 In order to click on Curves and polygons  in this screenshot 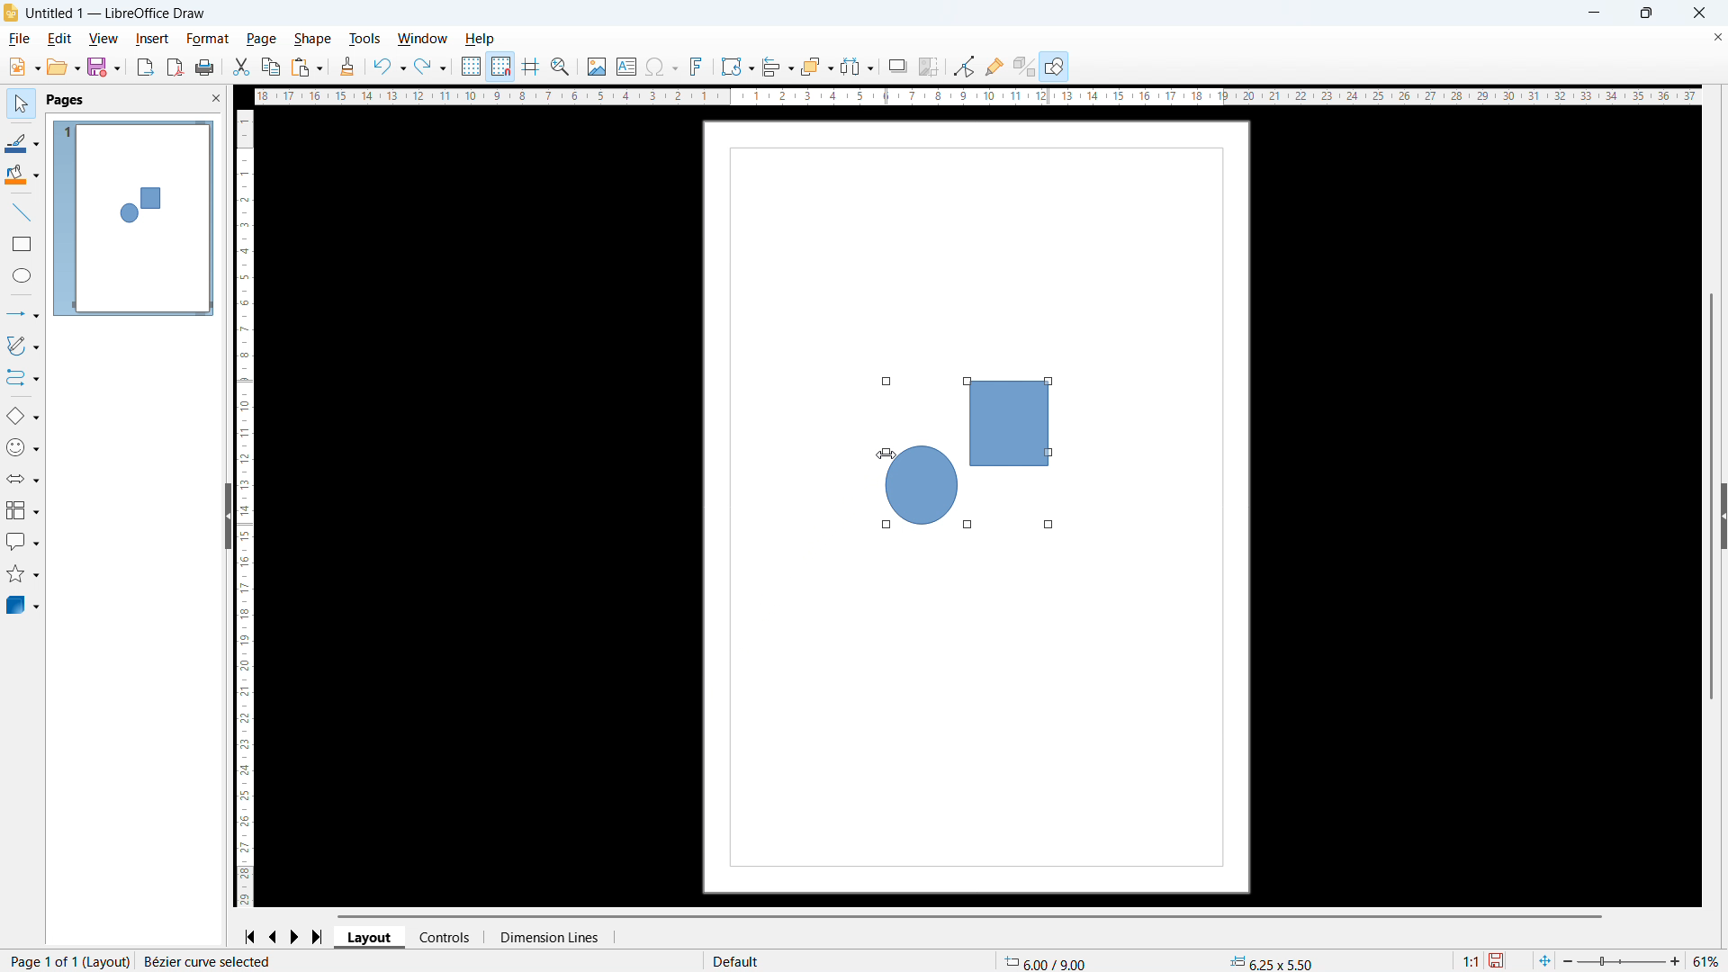, I will do `click(23, 346)`.